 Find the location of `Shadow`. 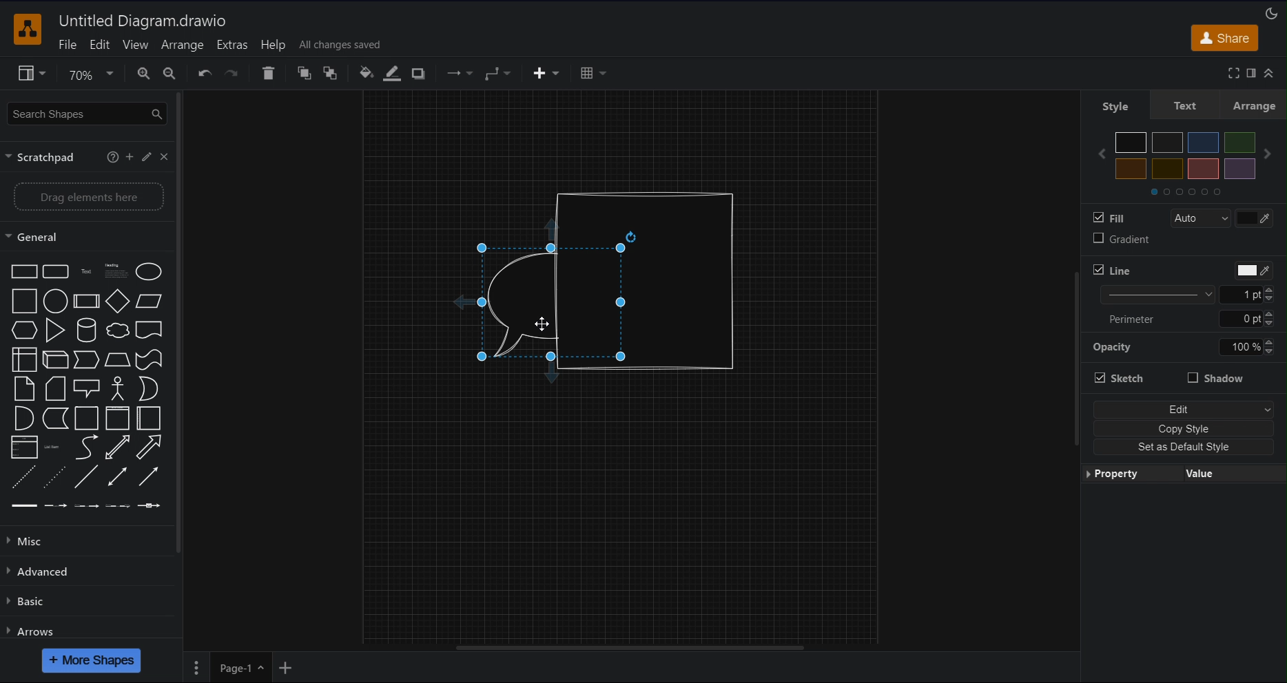

Shadow is located at coordinates (420, 73).